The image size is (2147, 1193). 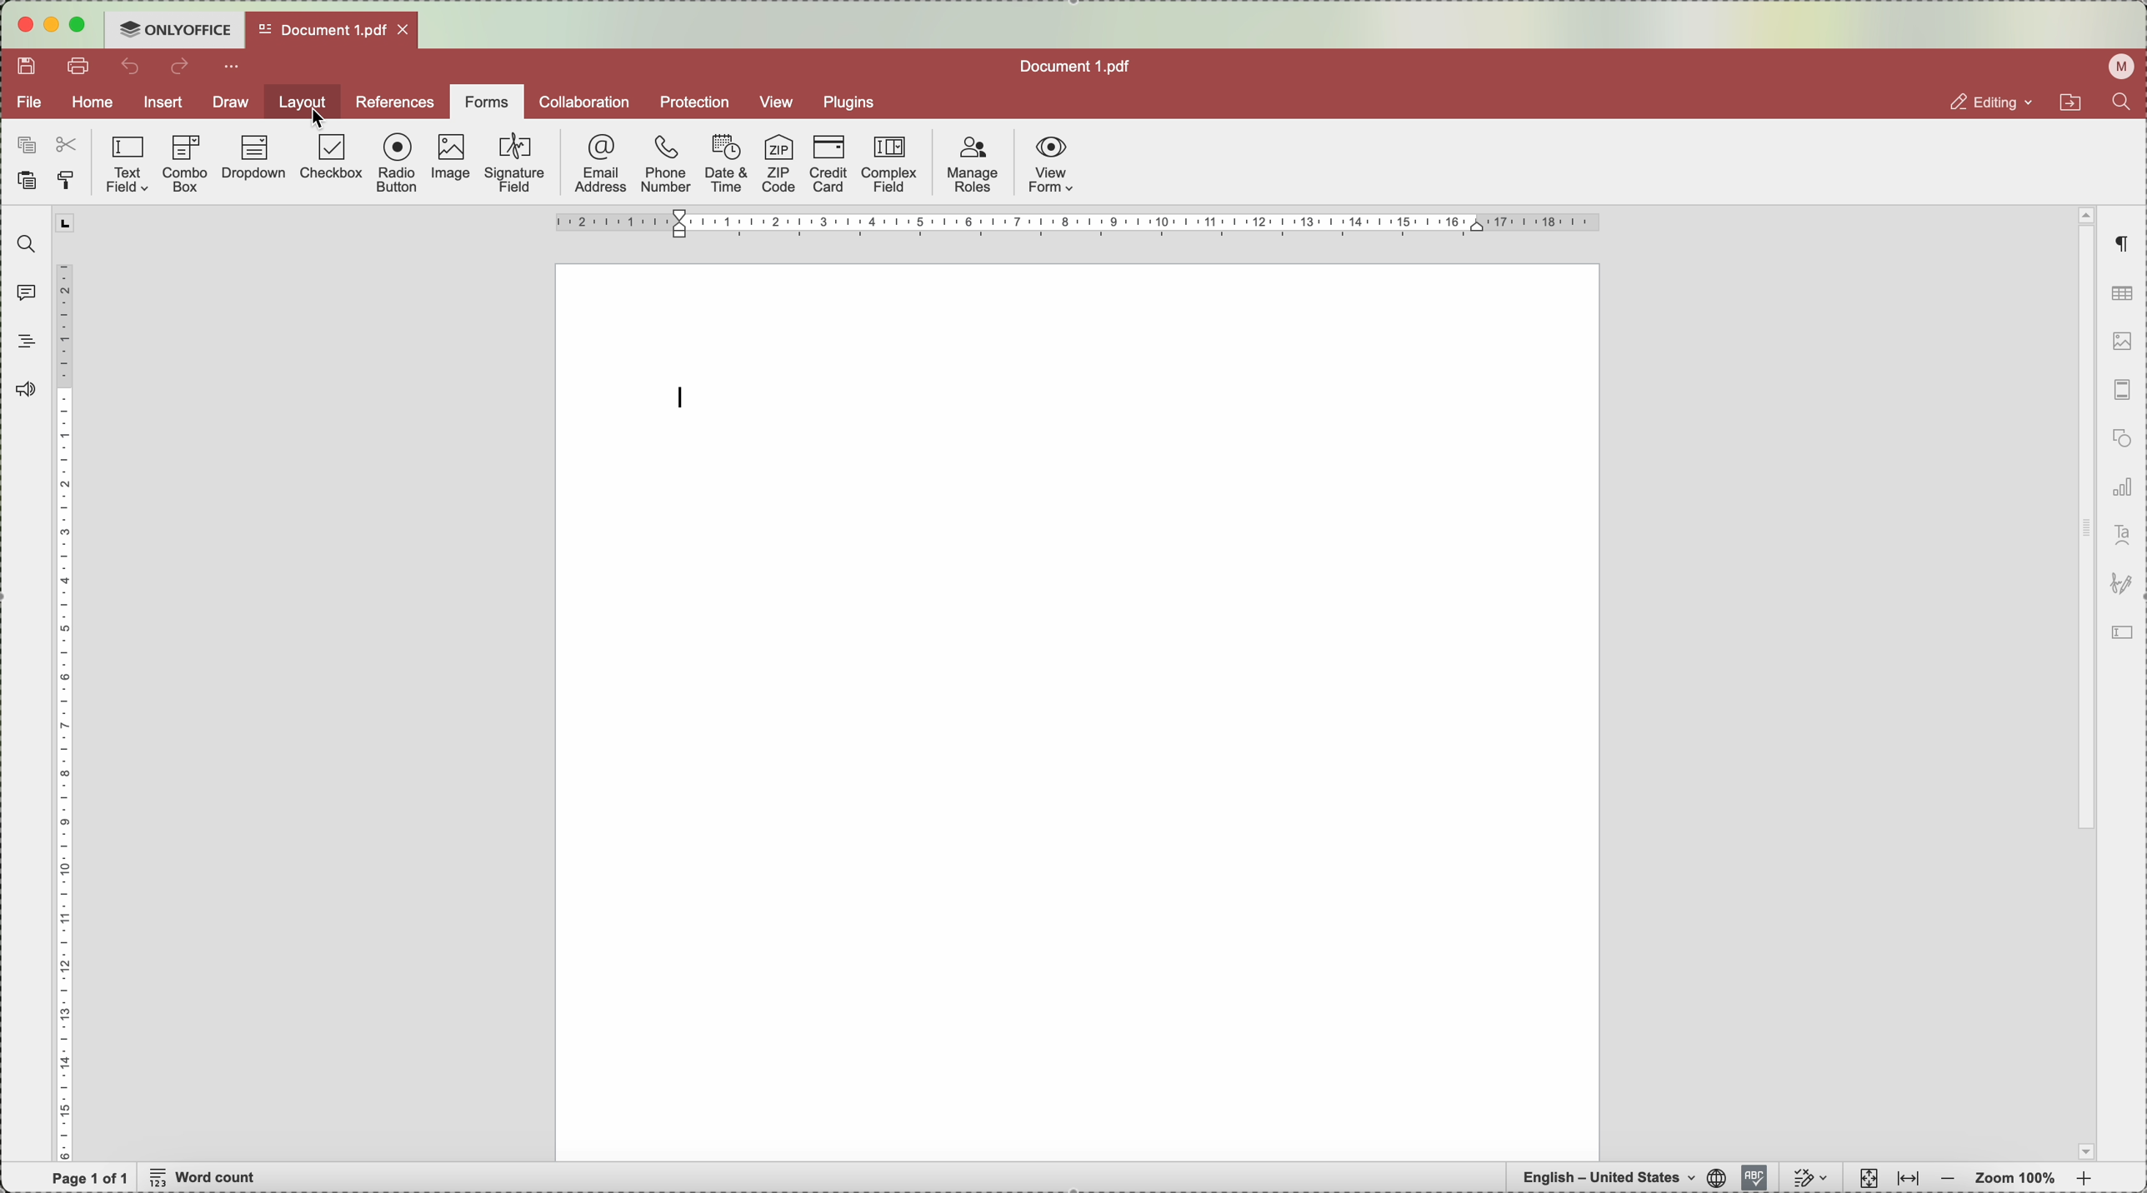 What do you see at coordinates (323, 122) in the screenshot?
I see `cursor` at bounding box center [323, 122].